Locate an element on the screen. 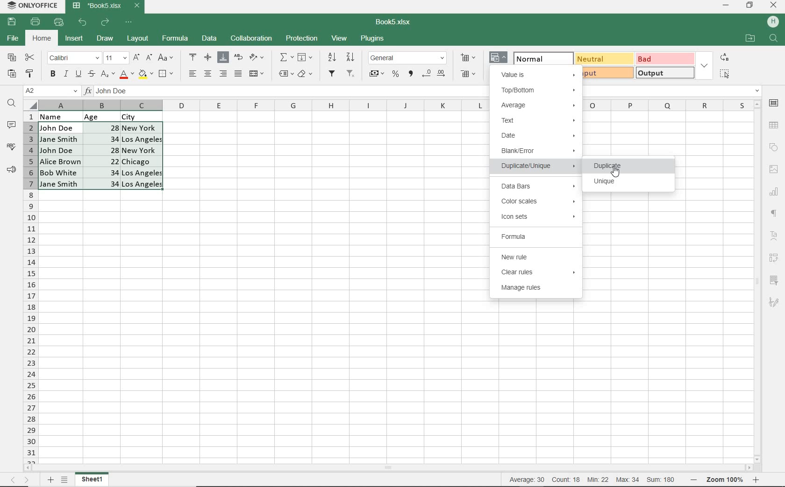 The image size is (785, 487). SORT DESCENDING is located at coordinates (351, 57).